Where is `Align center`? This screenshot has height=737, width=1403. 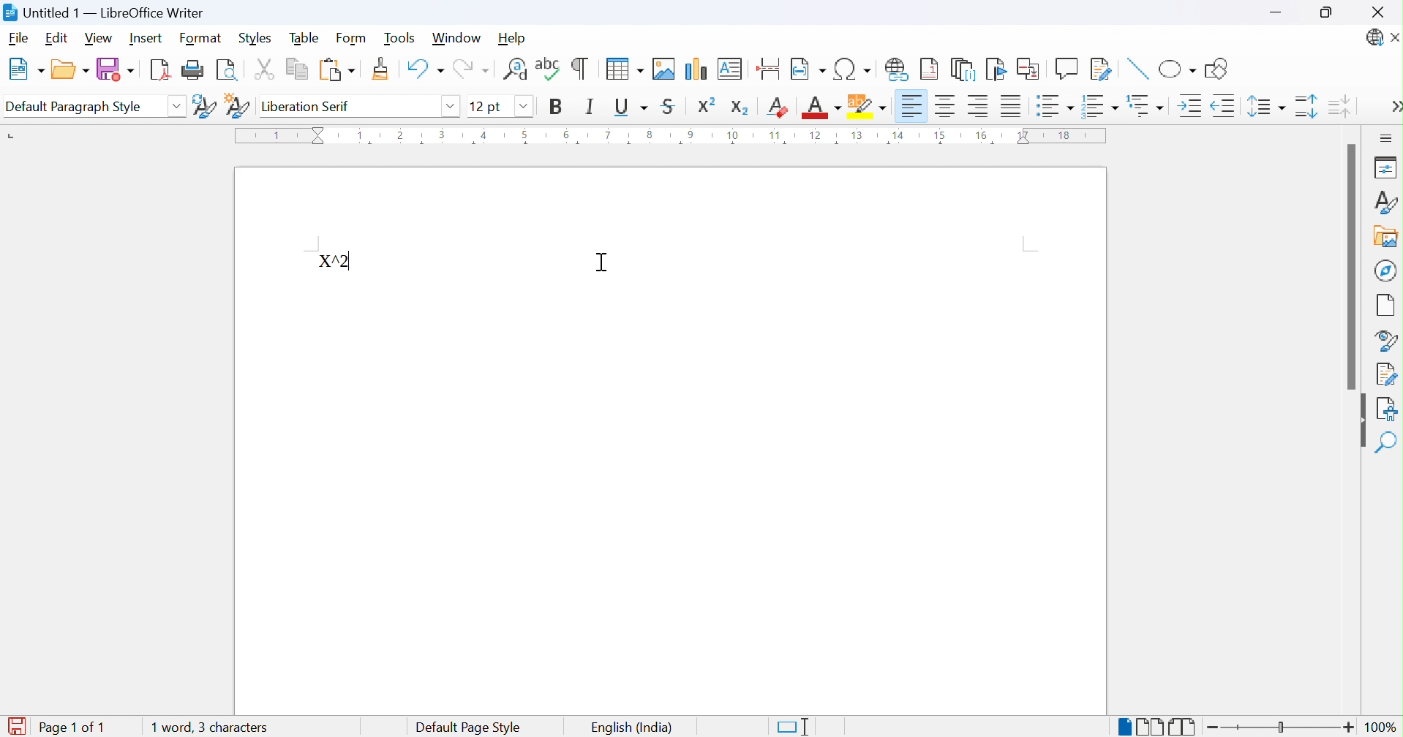 Align center is located at coordinates (947, 108).